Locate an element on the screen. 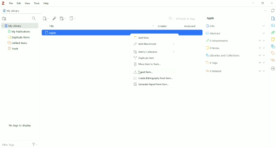 This screenshot has height=148, width=276. Creator is located at coordinates (162, 27).